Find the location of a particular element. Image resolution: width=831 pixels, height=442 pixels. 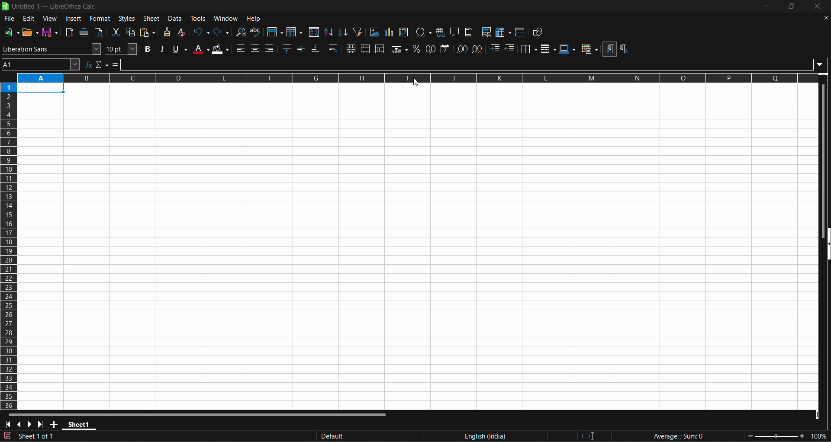

italic is located at coordinates (162, 49).